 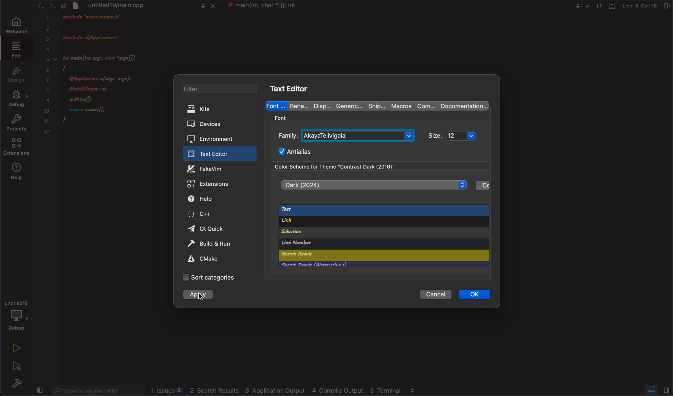 I want to click on font changed, so click(x=264, y=6).